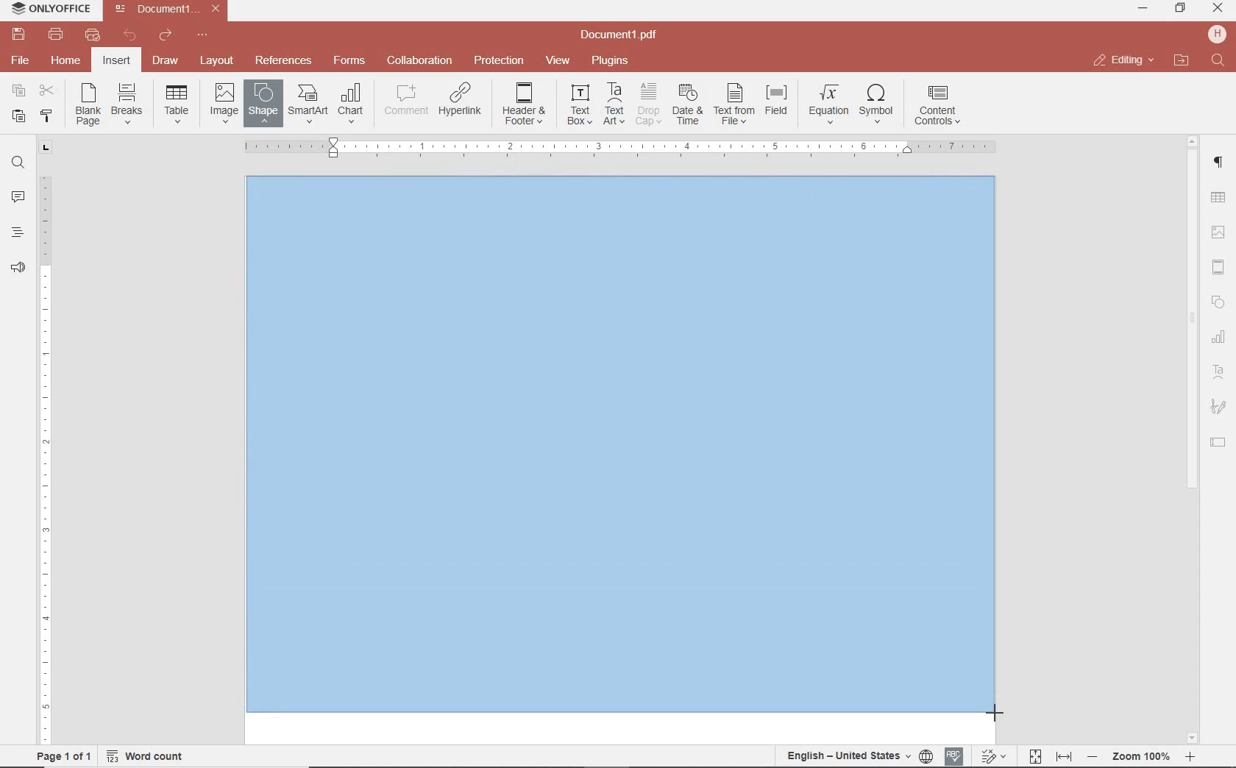 This screenshot has width=1236, height=768. What do you see at coordinates (648, 104) in the screenshot?
I see `DROP CAP` at bounding box center [648, 104].